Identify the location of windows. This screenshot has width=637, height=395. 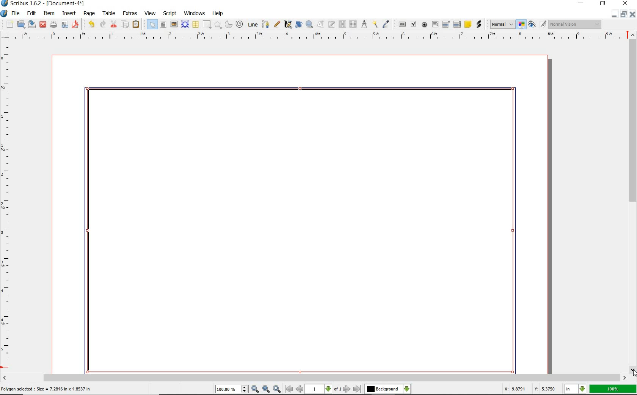
(194, 13).